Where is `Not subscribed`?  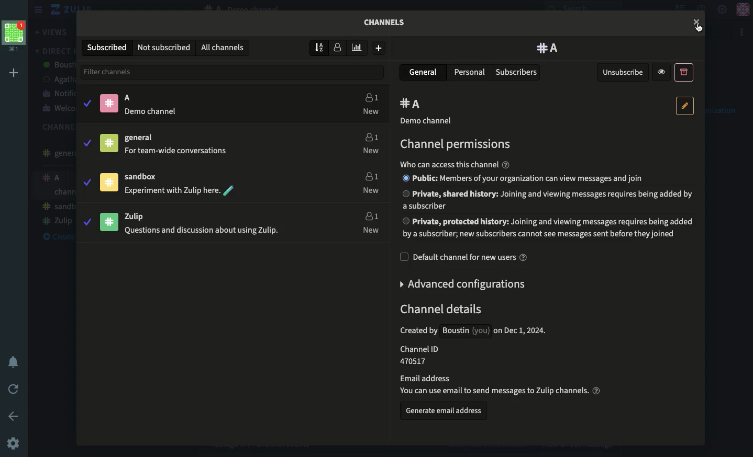
Not subscribed is located at coordinates (164, 48).